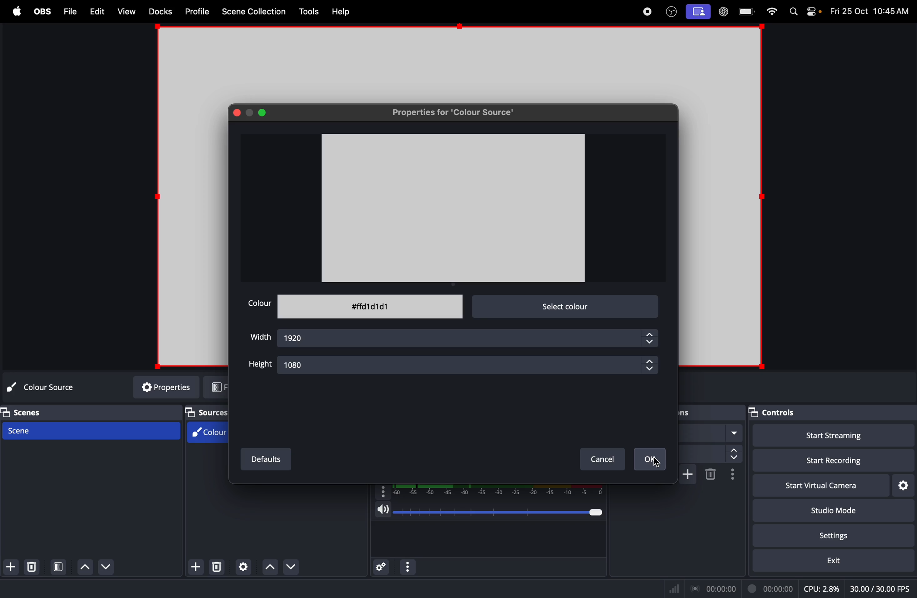 This screenshot has width=917, height=598. What do you see at coordinates (158, 11) in the screenshot?
I see `Docks` at bounding box center [158, 11].